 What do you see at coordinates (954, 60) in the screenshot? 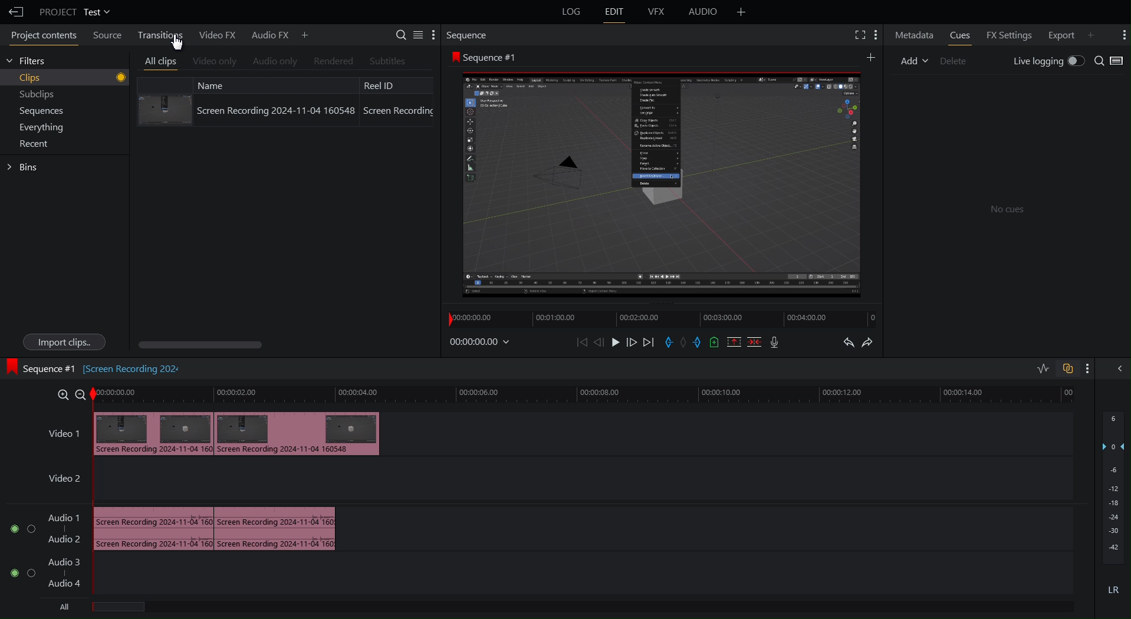
I see `Delete` at bounding box center [954, 60].